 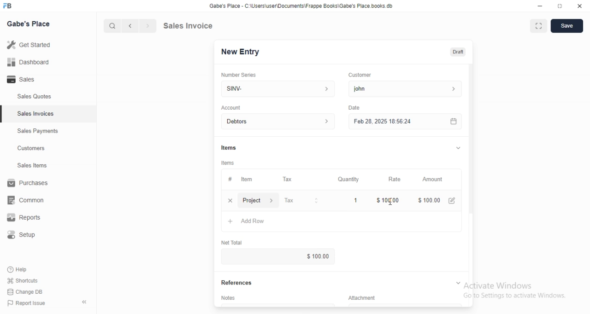 What do you see at coordinates (301, 201) in the screenshot?
I see `Tax &` at bounding box center [301, 201].